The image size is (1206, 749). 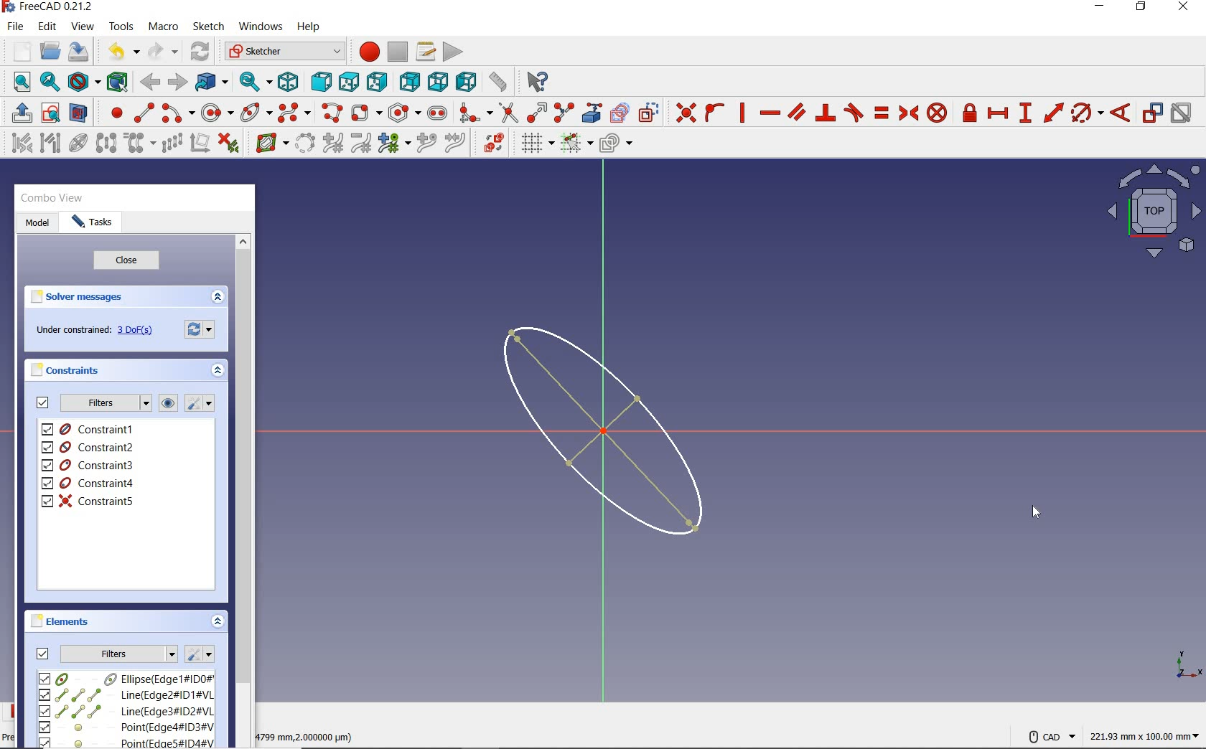 What do you see at coordinates (268, 142) in the screenshot?
I see `show/hide B-spline information layer` at bounding box center [268, 142].